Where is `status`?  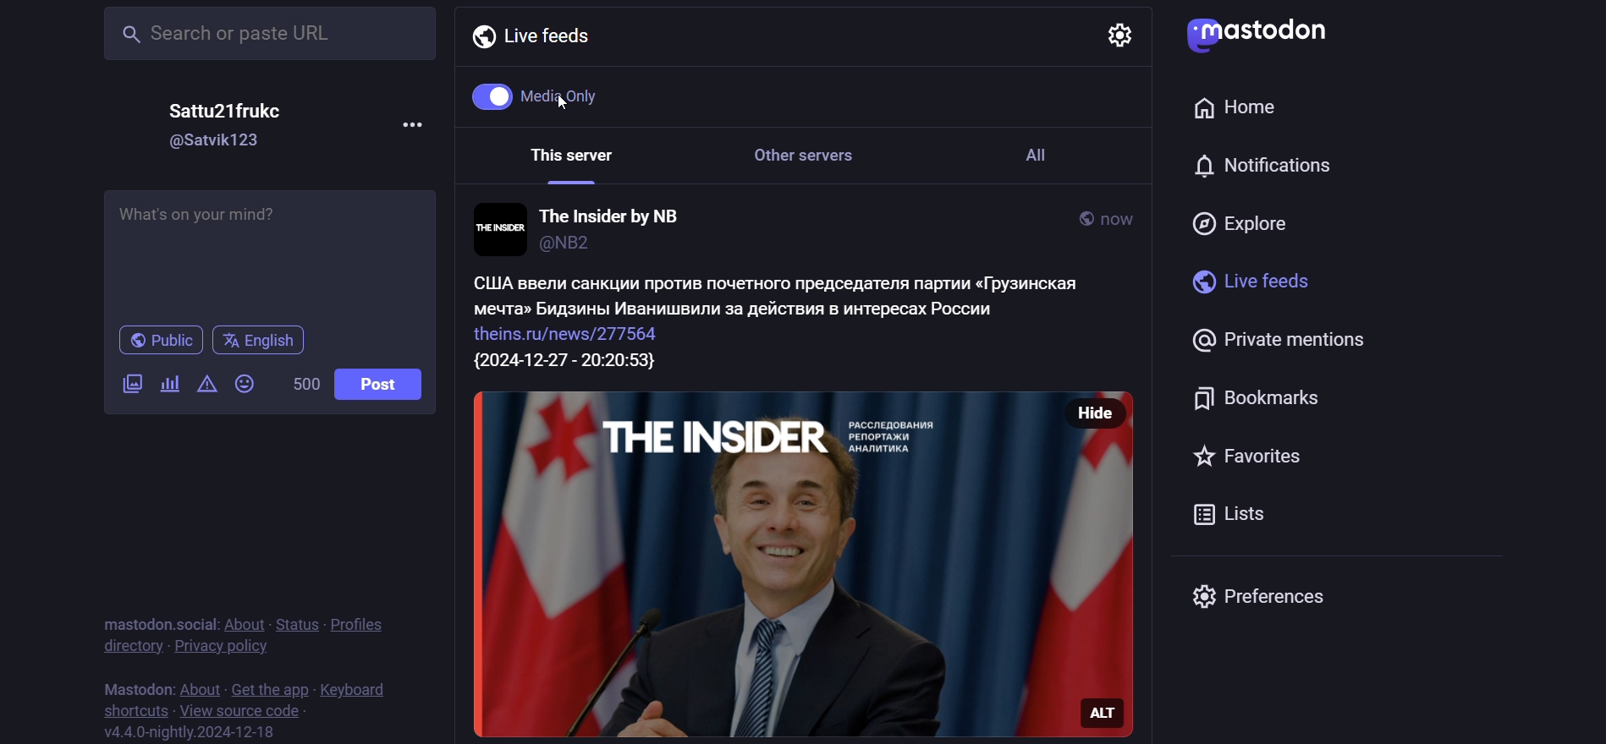 status is located at coordinates (297, 624).